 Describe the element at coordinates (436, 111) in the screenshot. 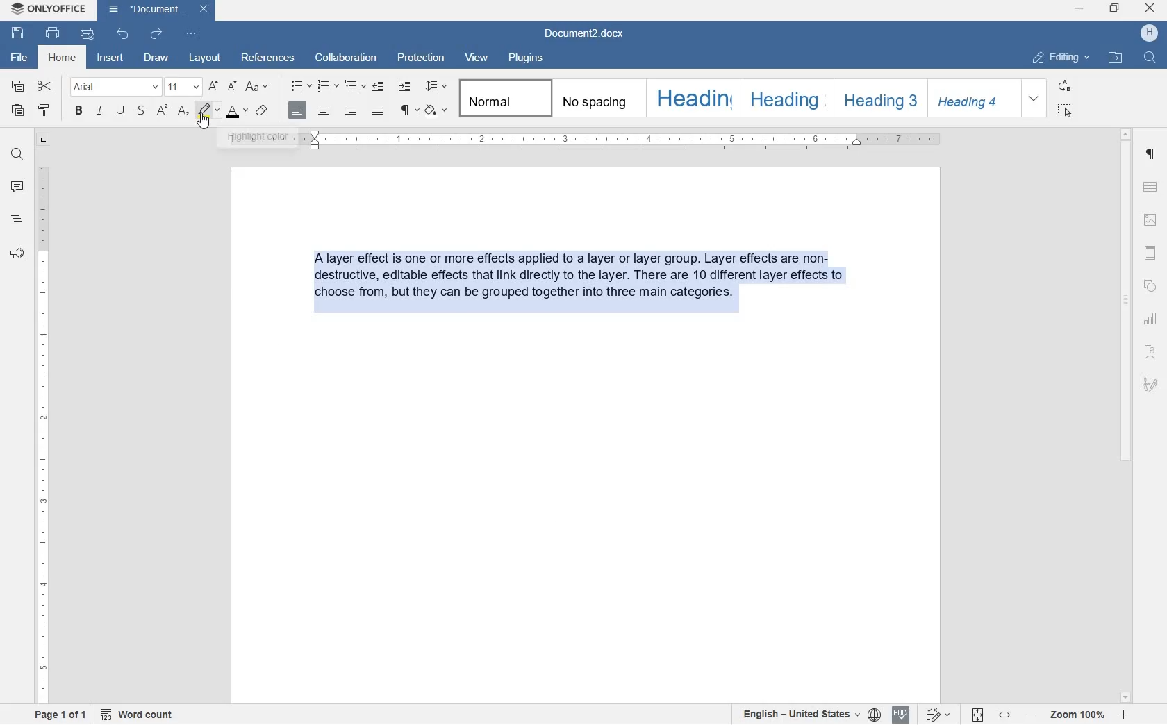

I see `SHADING` at that location.